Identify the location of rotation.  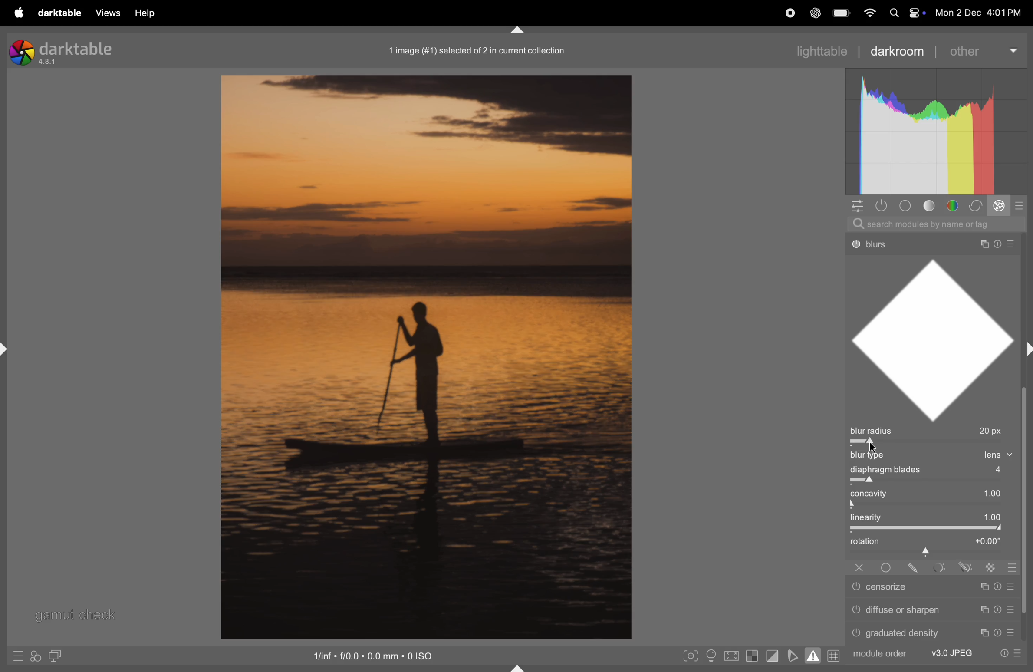
(932, 544).